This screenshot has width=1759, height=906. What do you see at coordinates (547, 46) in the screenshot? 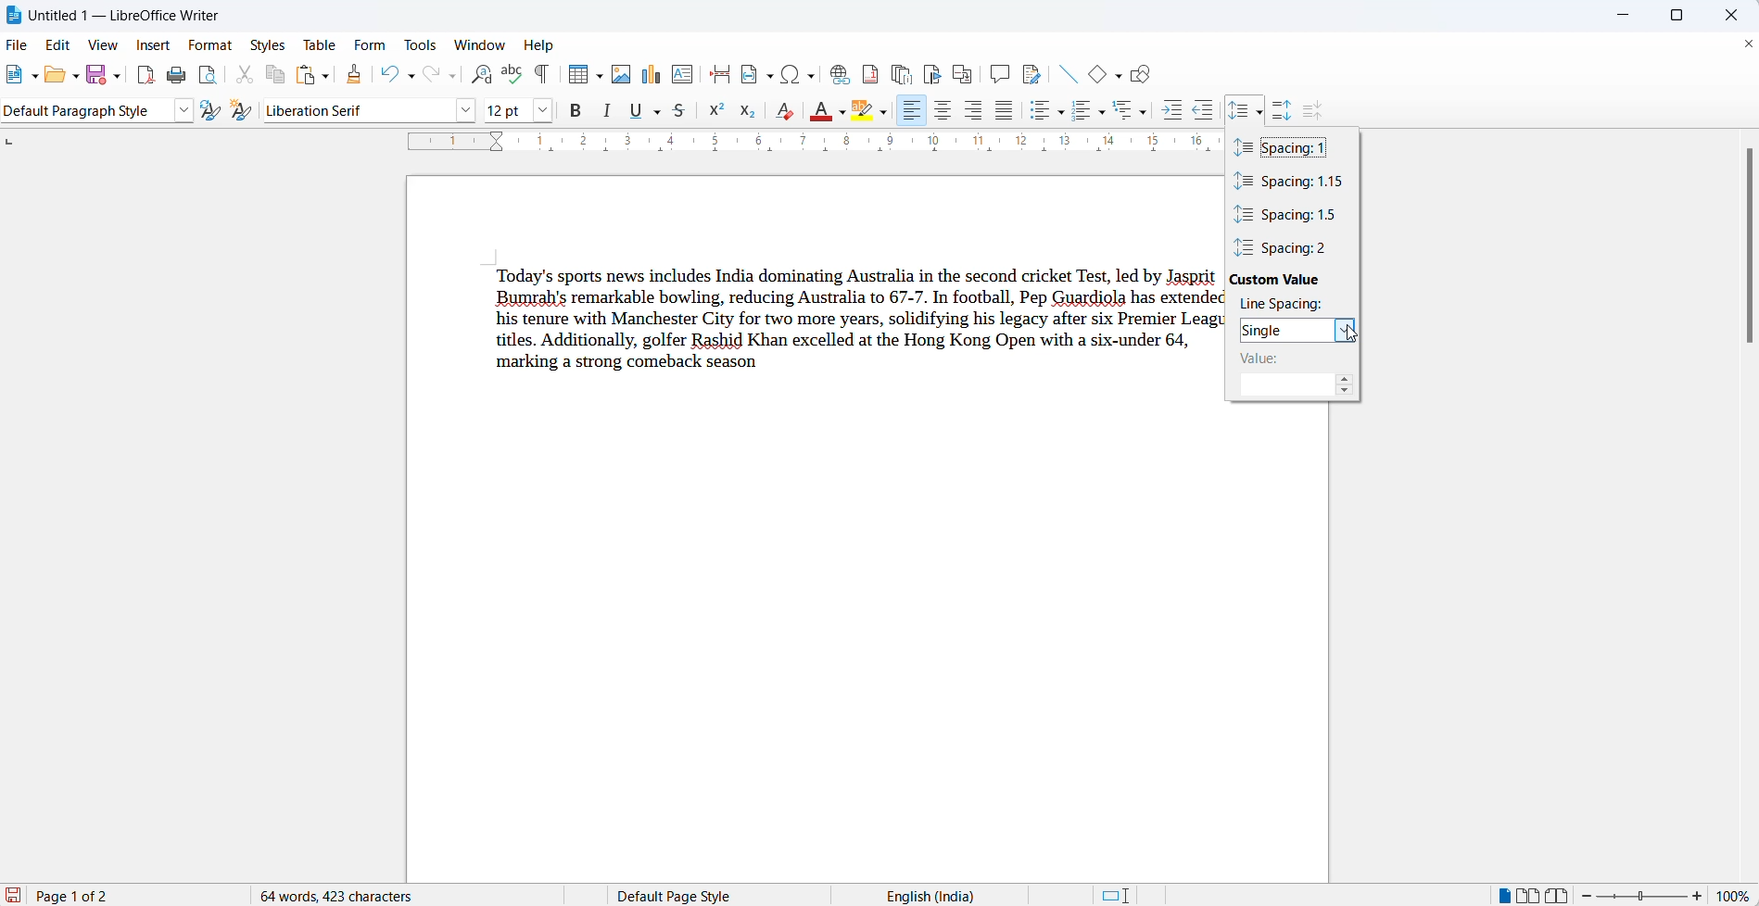
I see `help` at bounding box center [547, 46].